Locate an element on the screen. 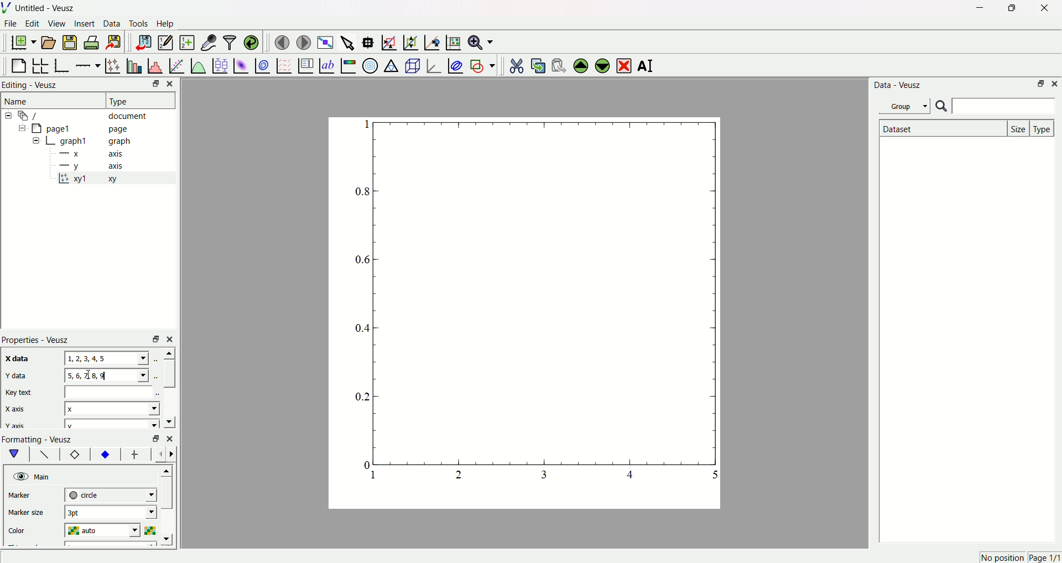 Image resolution: width=1062 pixels, height=563 pixels. Y data is located at coordinates (22, 377).